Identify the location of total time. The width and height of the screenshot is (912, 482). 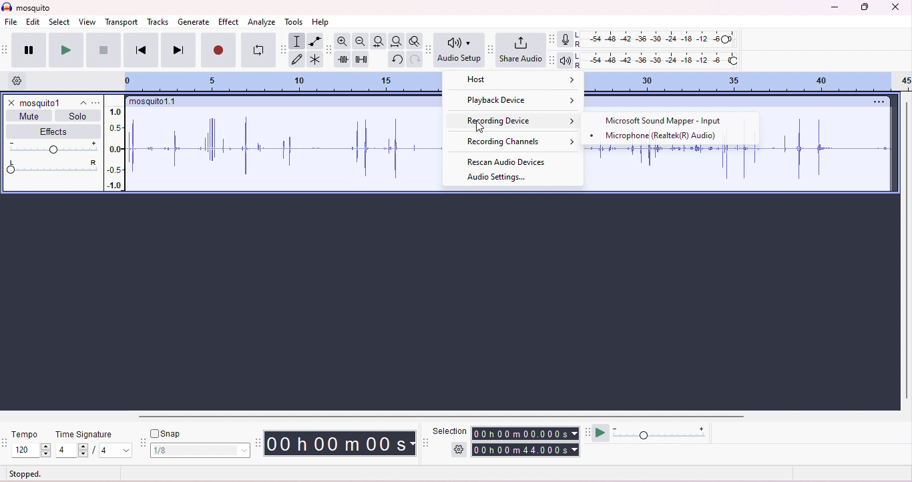
(525, 450).